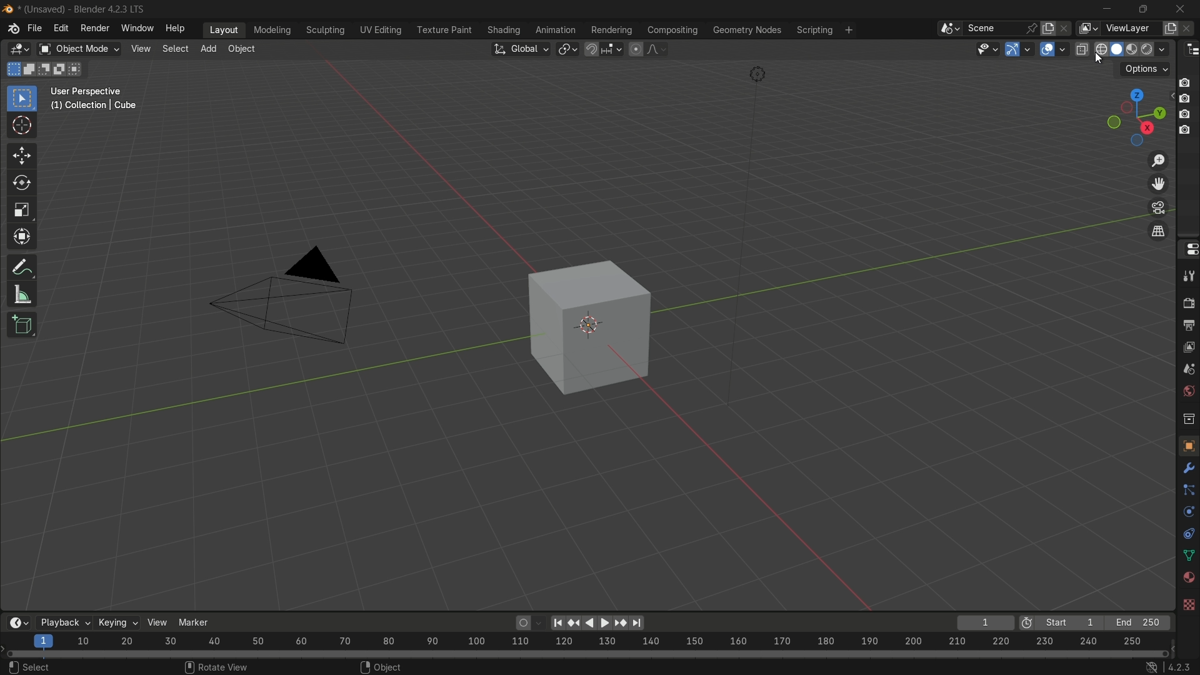 The image size is (1200, 675). Describe the element at coordinates (137, 27) in the screenshot. I see `window menu` at that location.